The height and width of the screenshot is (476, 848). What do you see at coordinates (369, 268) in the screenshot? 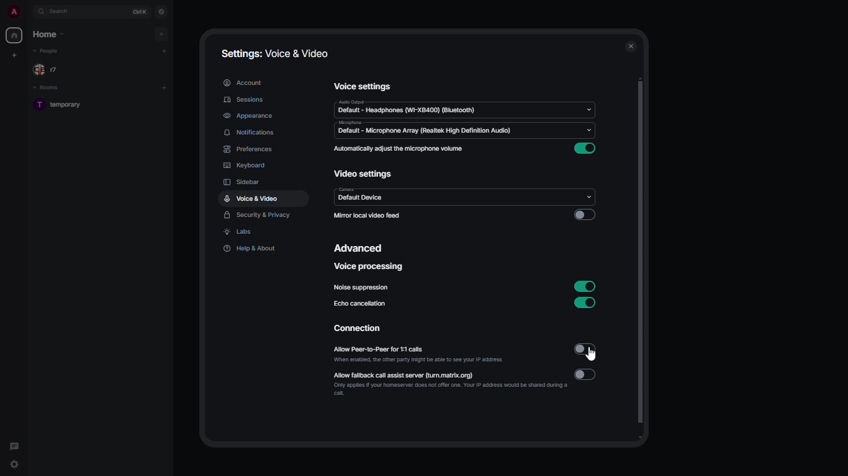
I see `voice processing` at bounding box center [369, 268].